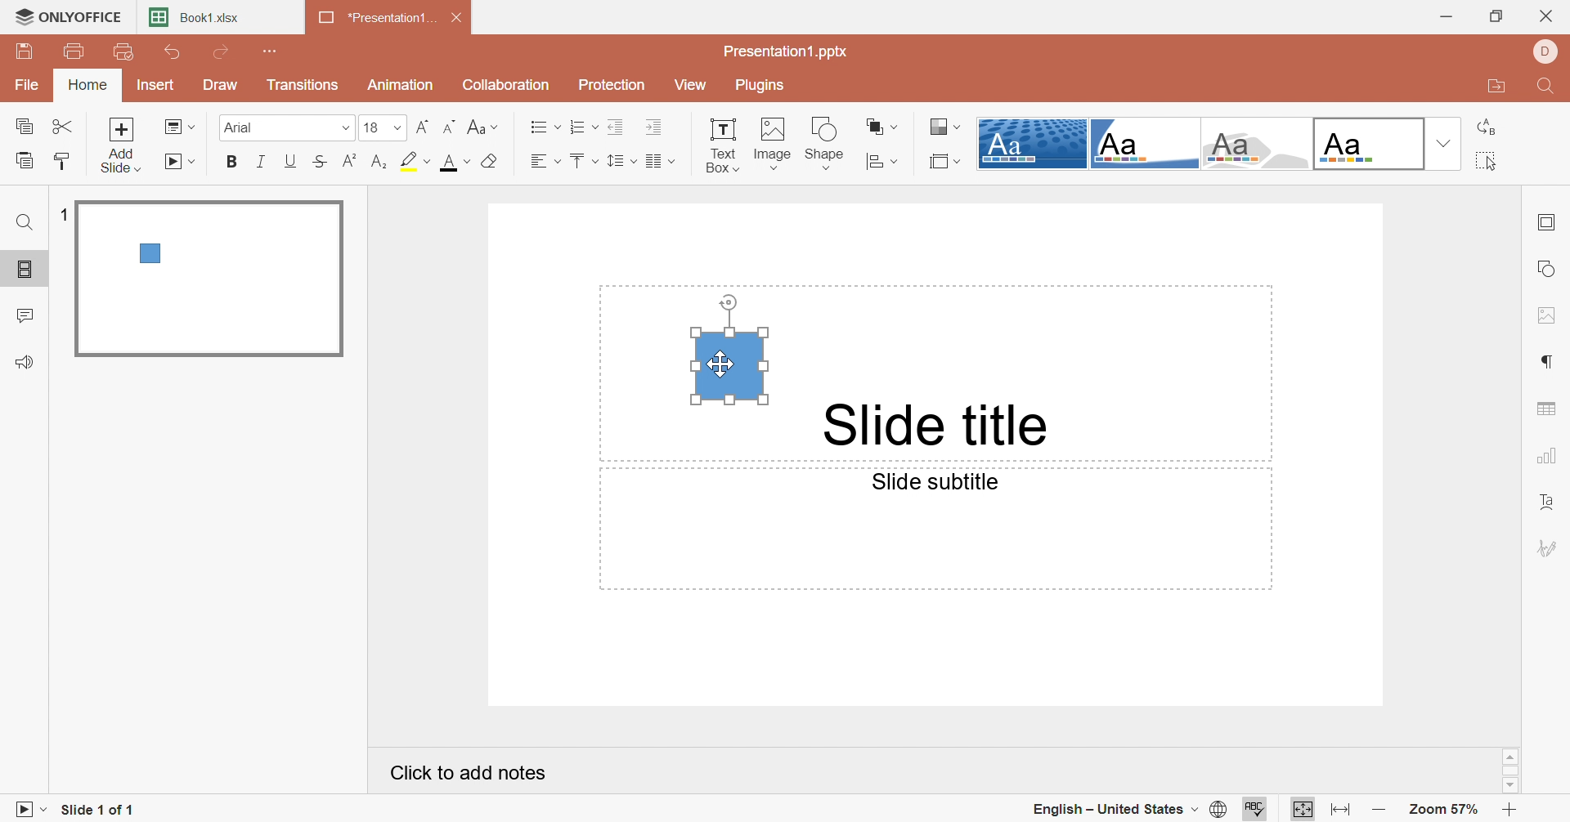 This screenshot has width=1570, height=822. What do you see at coordinates (1302, 810) in the screenshot?
I see `Fit to slide` at bounding box center [1302, 810].